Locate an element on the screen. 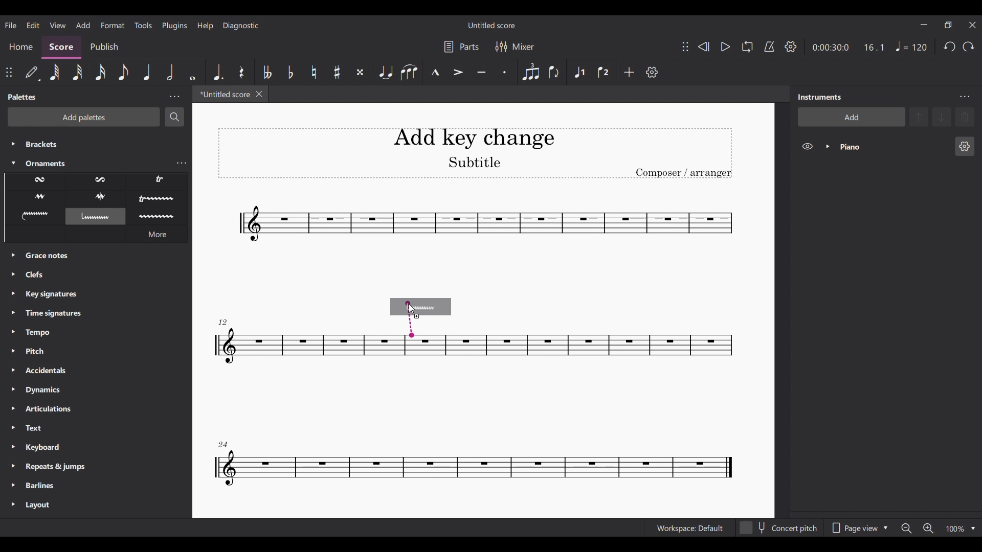 This screenshot has width=982, height=552. Hide piano is located at coordinates (808, 146).